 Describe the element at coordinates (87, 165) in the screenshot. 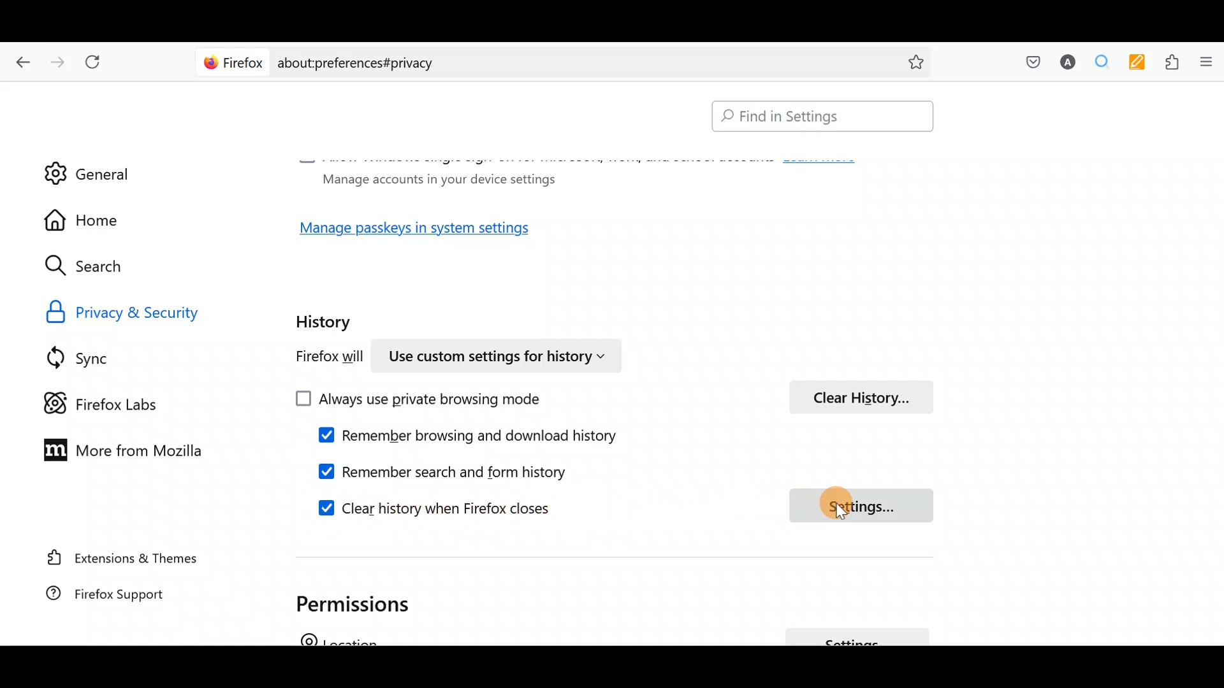

I see `General` at that location.